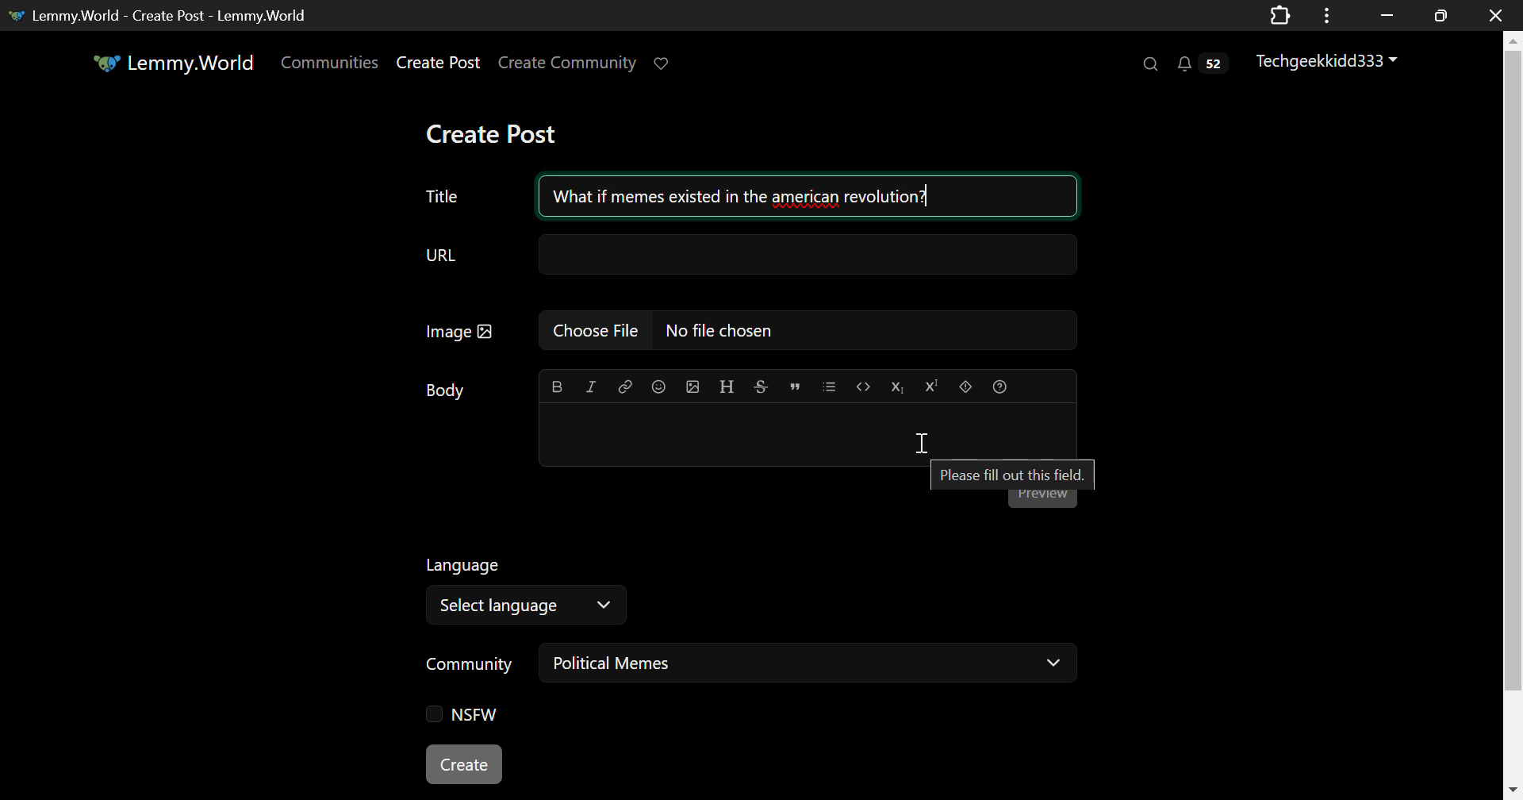 The height and width of the screenshot is (800, 1523). What do you see at coordinates (1281, 14) in the screenshot?
I see `Extensions` at bounding box center [1281, 14].